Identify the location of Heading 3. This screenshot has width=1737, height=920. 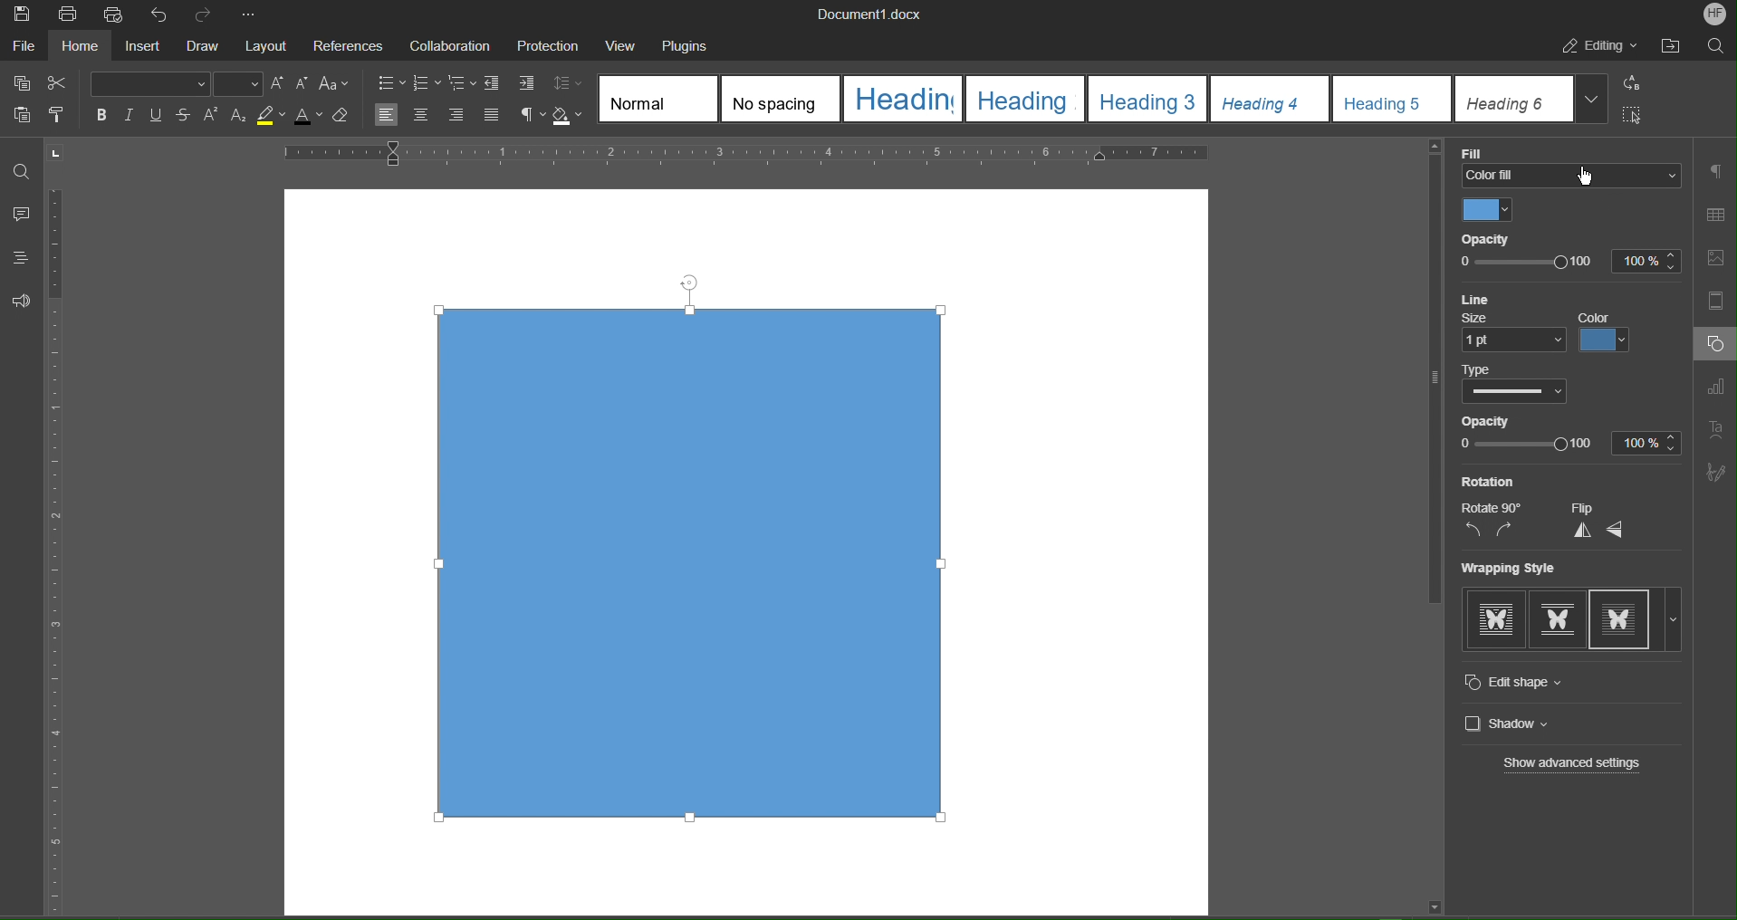
(1147, 99).